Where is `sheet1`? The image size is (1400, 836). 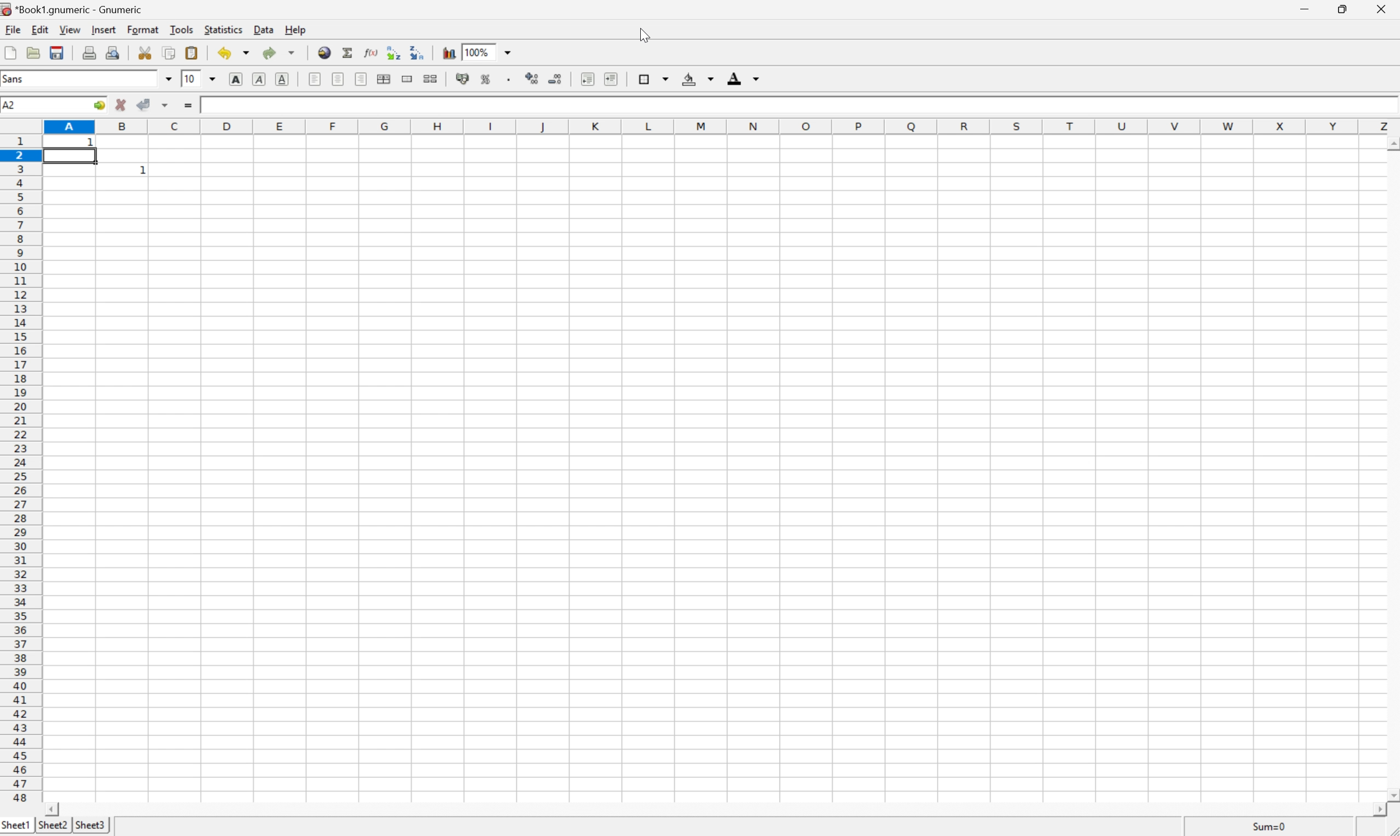
sheet1 is located at coordinates (16, 828).